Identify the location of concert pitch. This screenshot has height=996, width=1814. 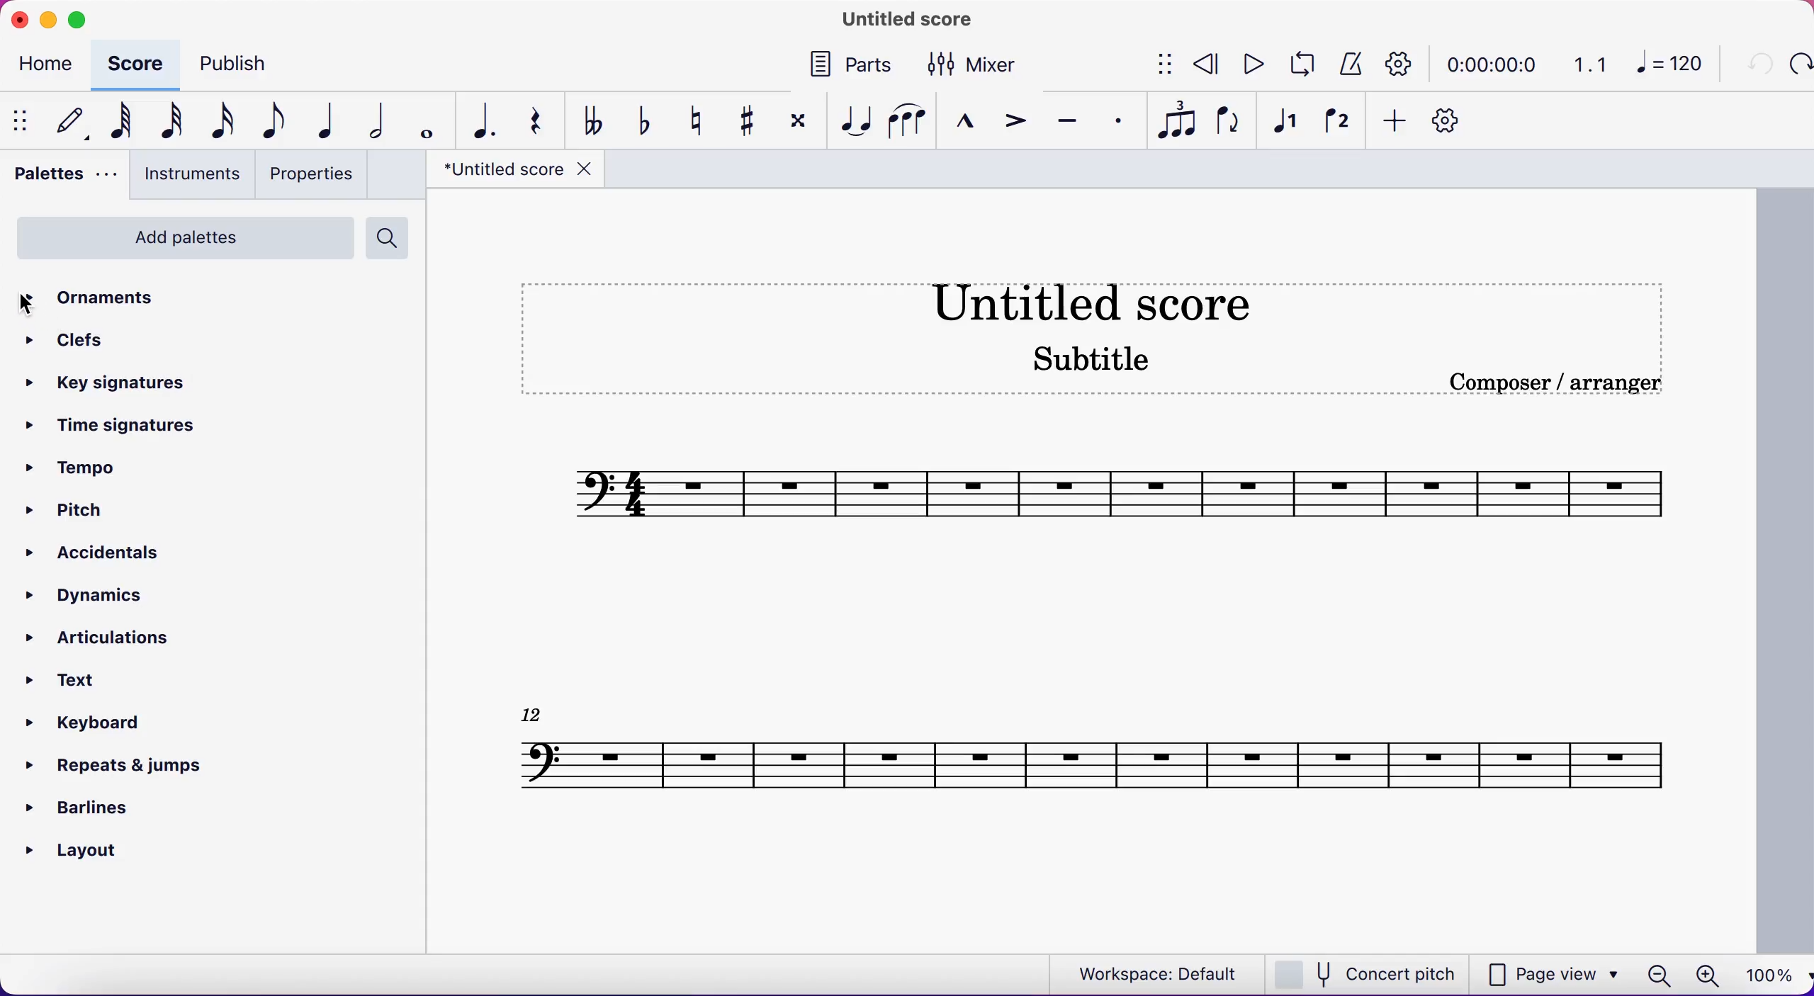
(1368, 973).